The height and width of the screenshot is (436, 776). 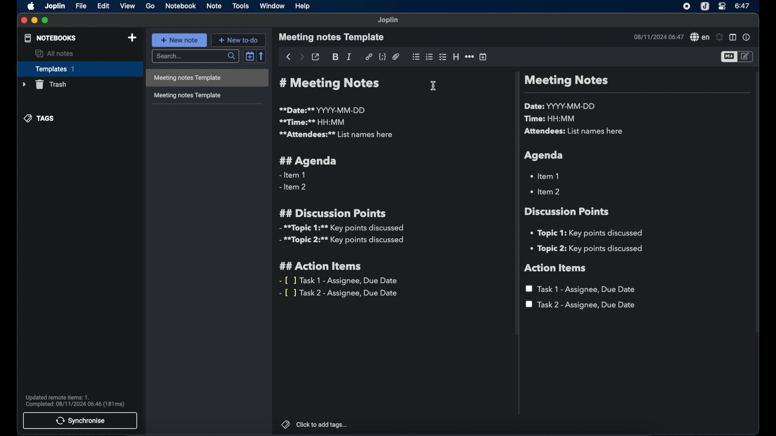 What do you see at coordinates (341, 228) in the screenshot?
I see `**topic 1:** key points discussed` at bounding box center [341, 228].